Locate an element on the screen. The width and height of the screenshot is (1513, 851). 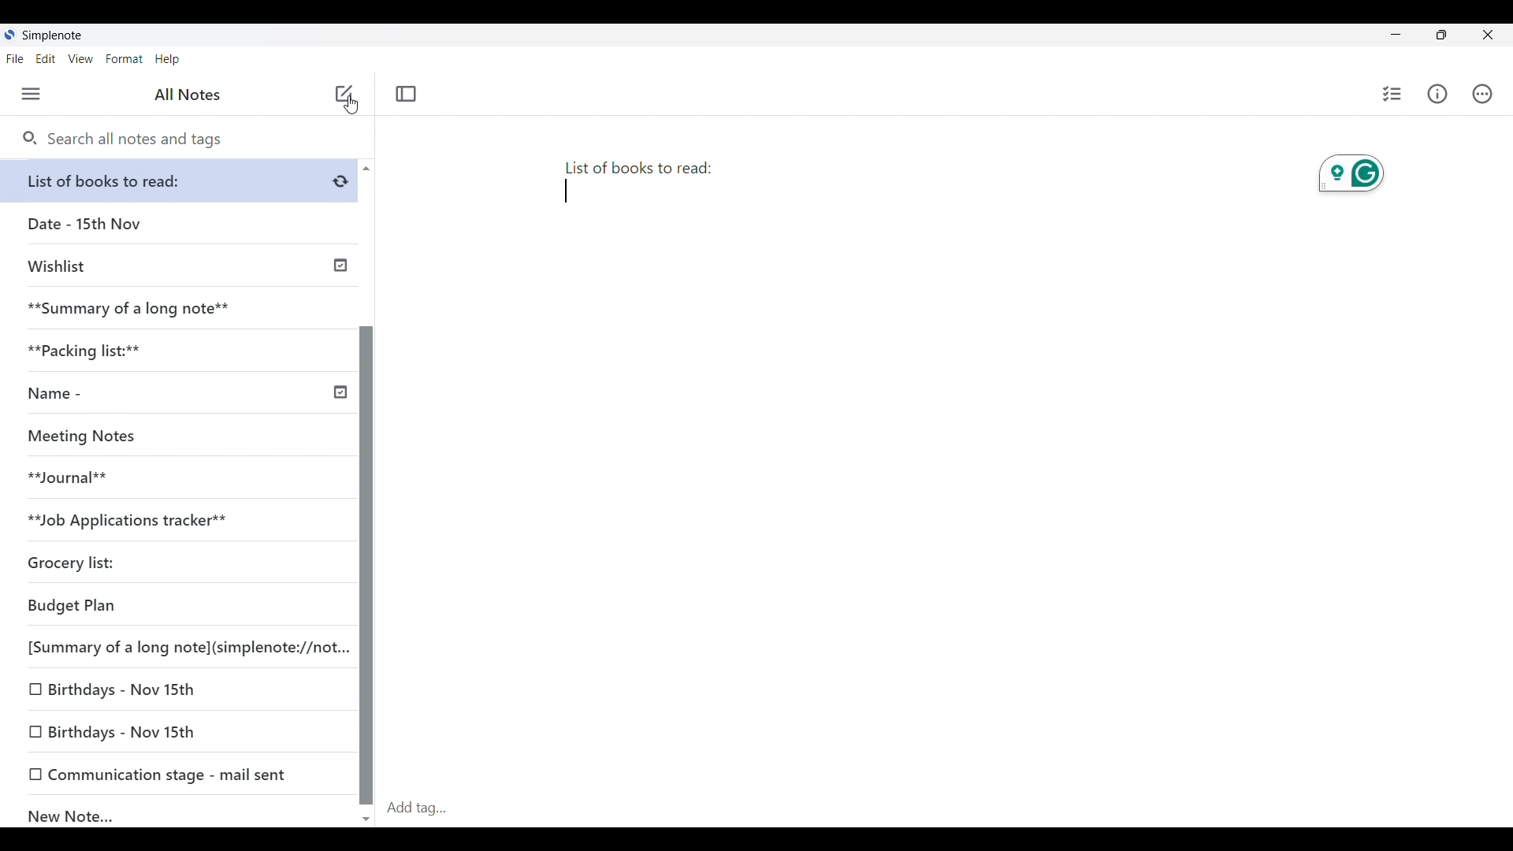
[Summary of a long note](simplenote://not... is located at coordinates (184, 647).